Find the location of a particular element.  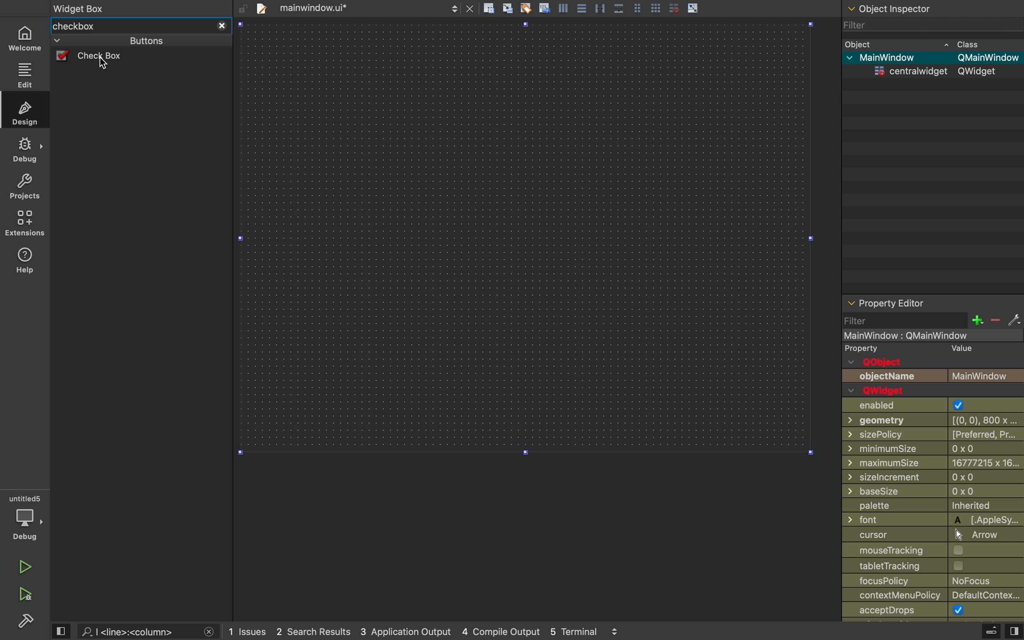

mainwindow is located at coordinates (921, 336).